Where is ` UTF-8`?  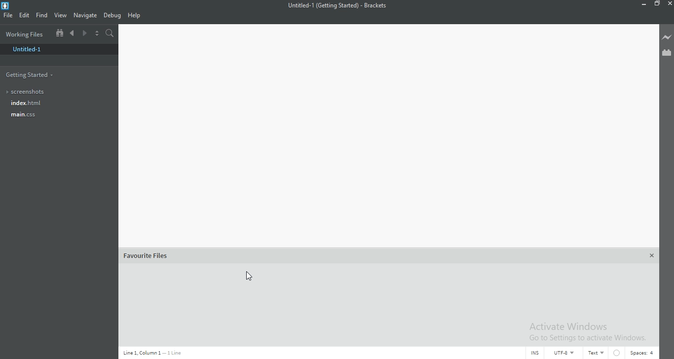  UTF-8 is located at coordinates (565, 352).